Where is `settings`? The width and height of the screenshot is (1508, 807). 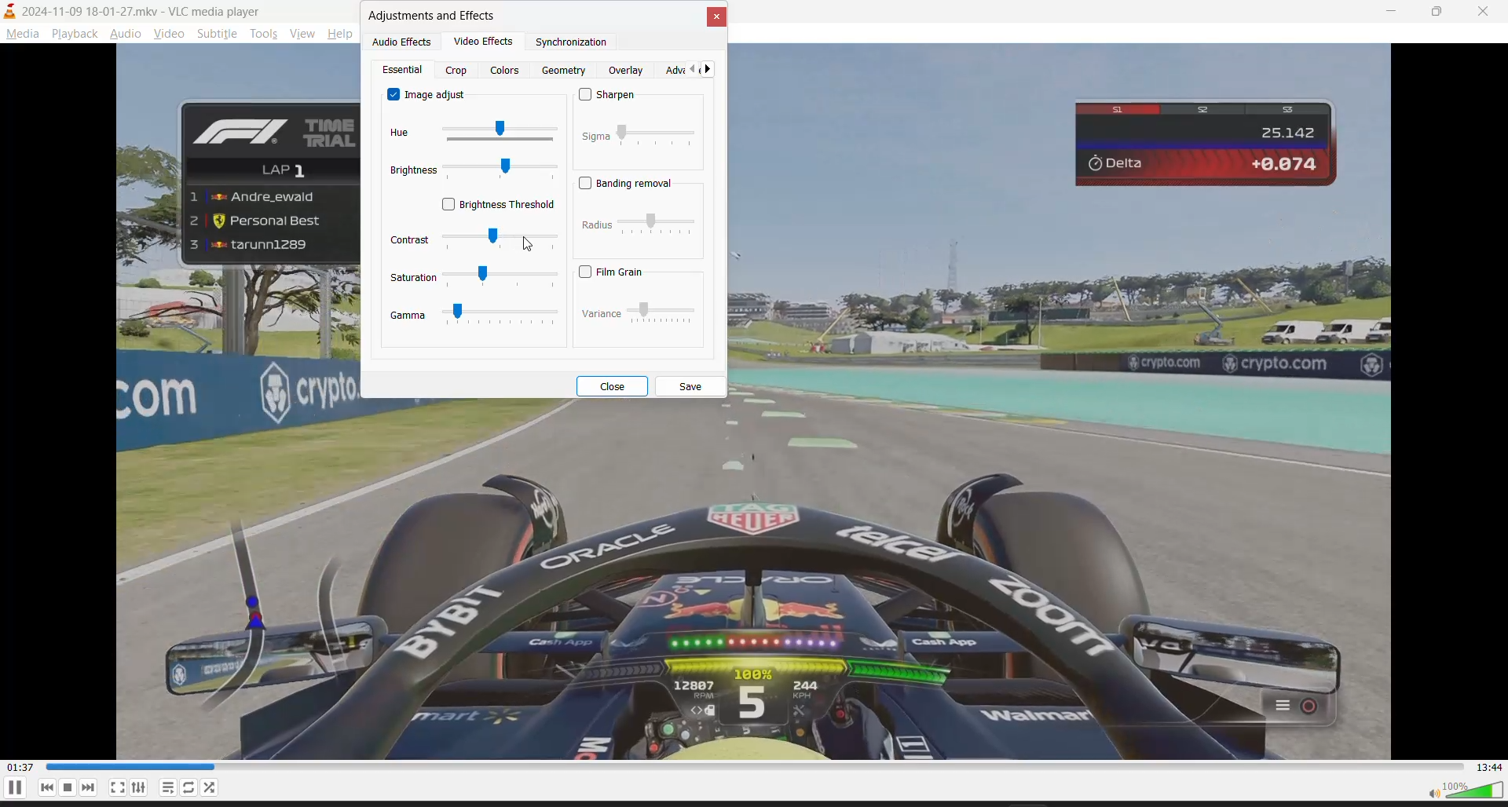 settings is located at coordinates (140, 787).